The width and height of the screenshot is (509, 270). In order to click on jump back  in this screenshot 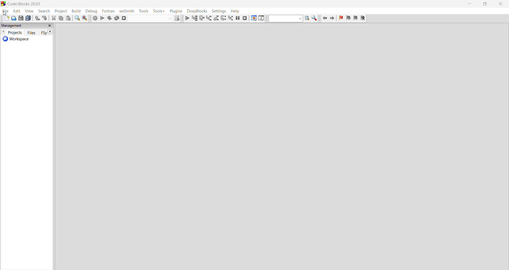, I will do `click(324, 19)`.